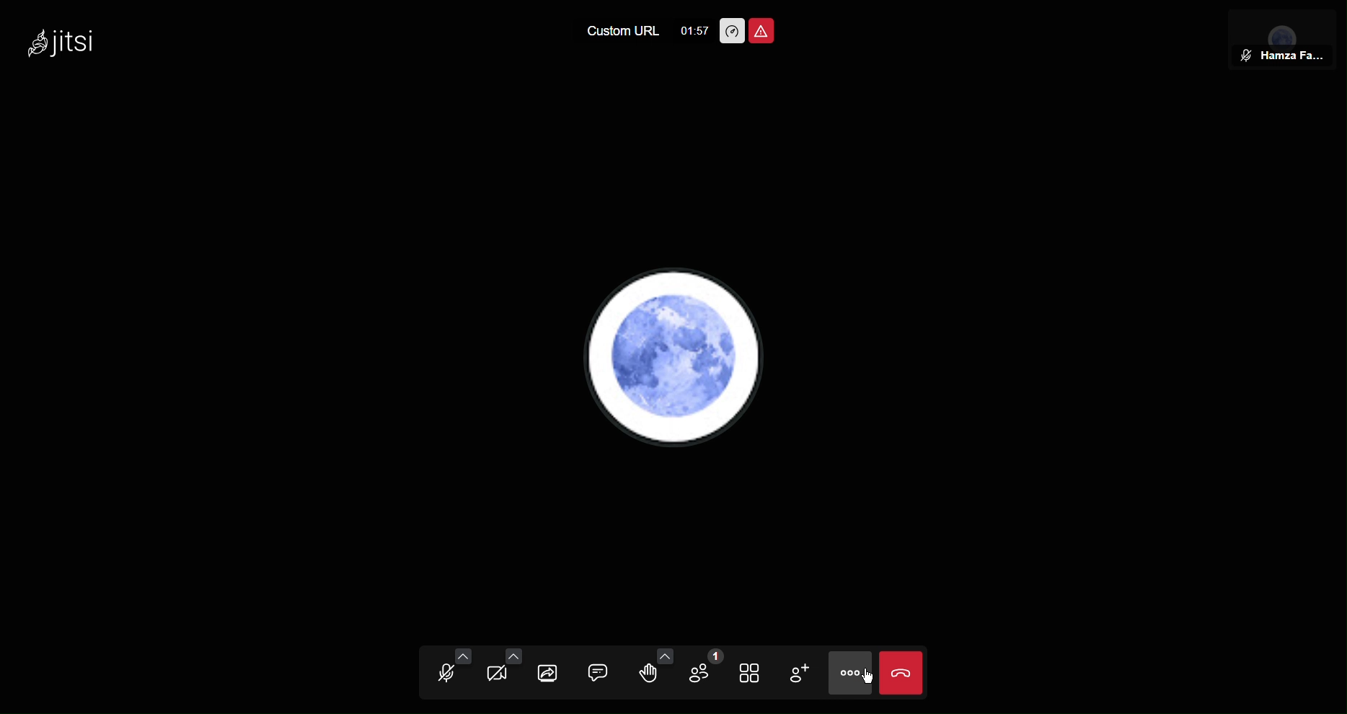  What do you see at coordinates (902, 671) in the screenshot?
I see `Close` at bounding box center [902, 671].